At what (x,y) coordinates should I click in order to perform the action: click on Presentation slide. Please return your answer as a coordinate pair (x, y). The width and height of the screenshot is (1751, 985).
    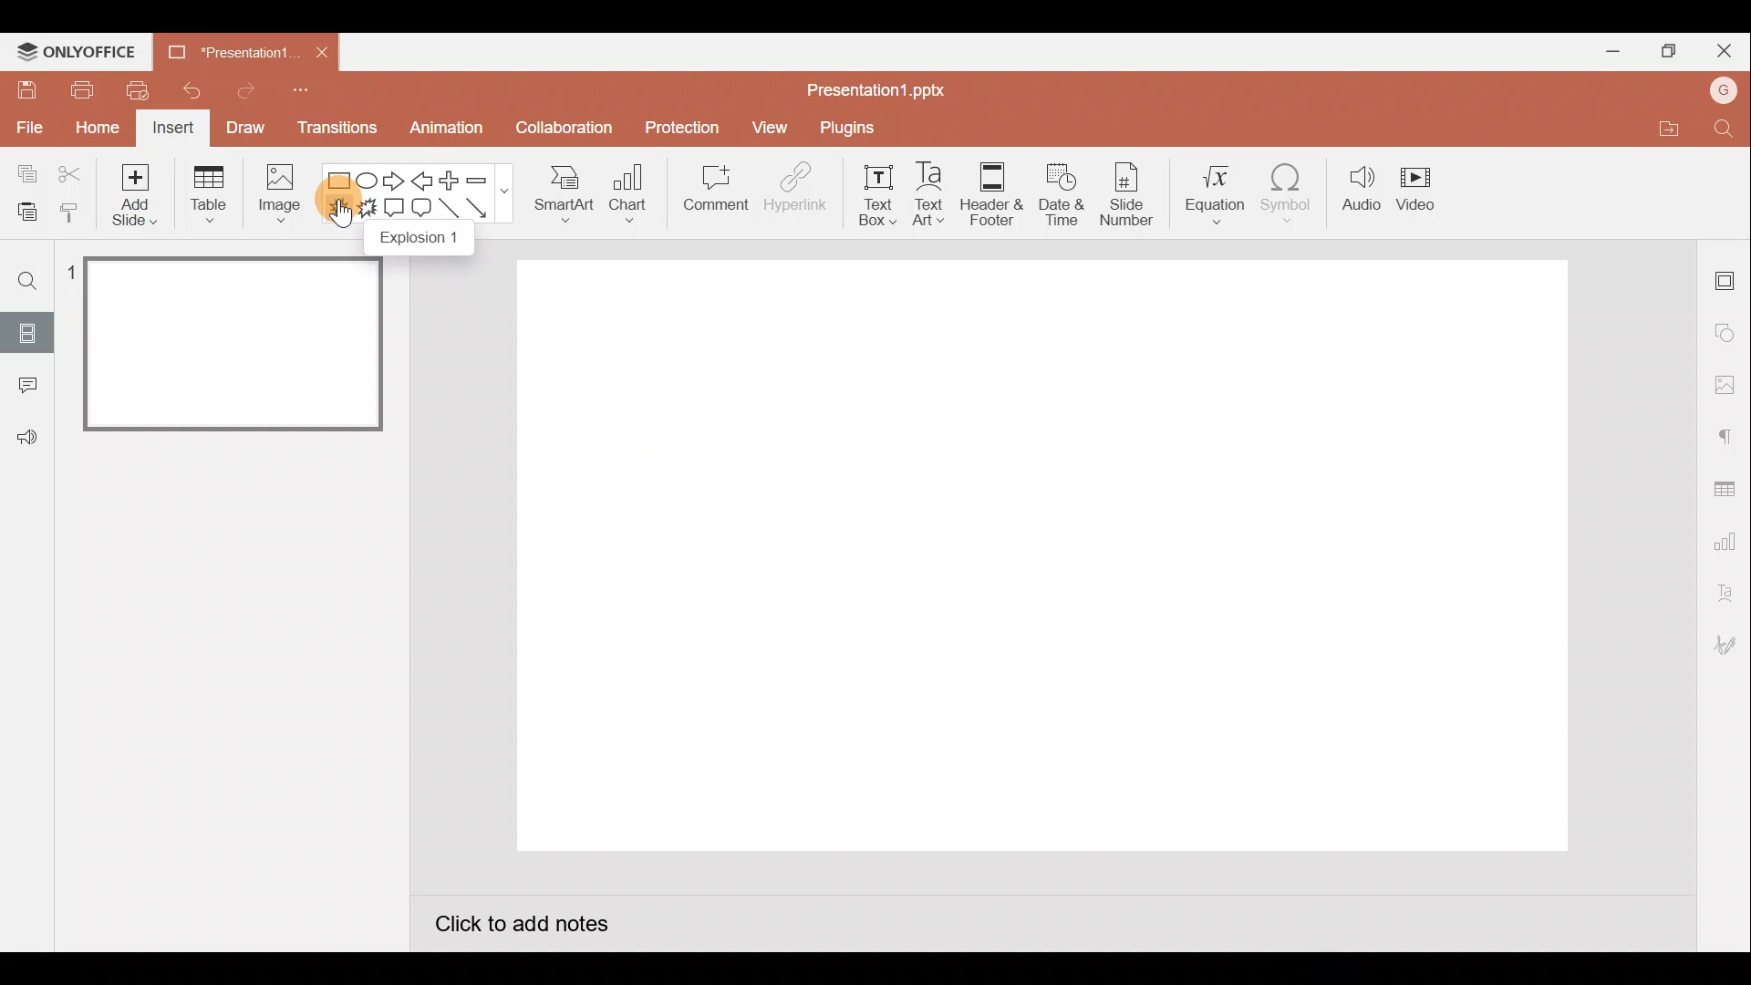
    Looking at the image, I should click on (1050, 562).